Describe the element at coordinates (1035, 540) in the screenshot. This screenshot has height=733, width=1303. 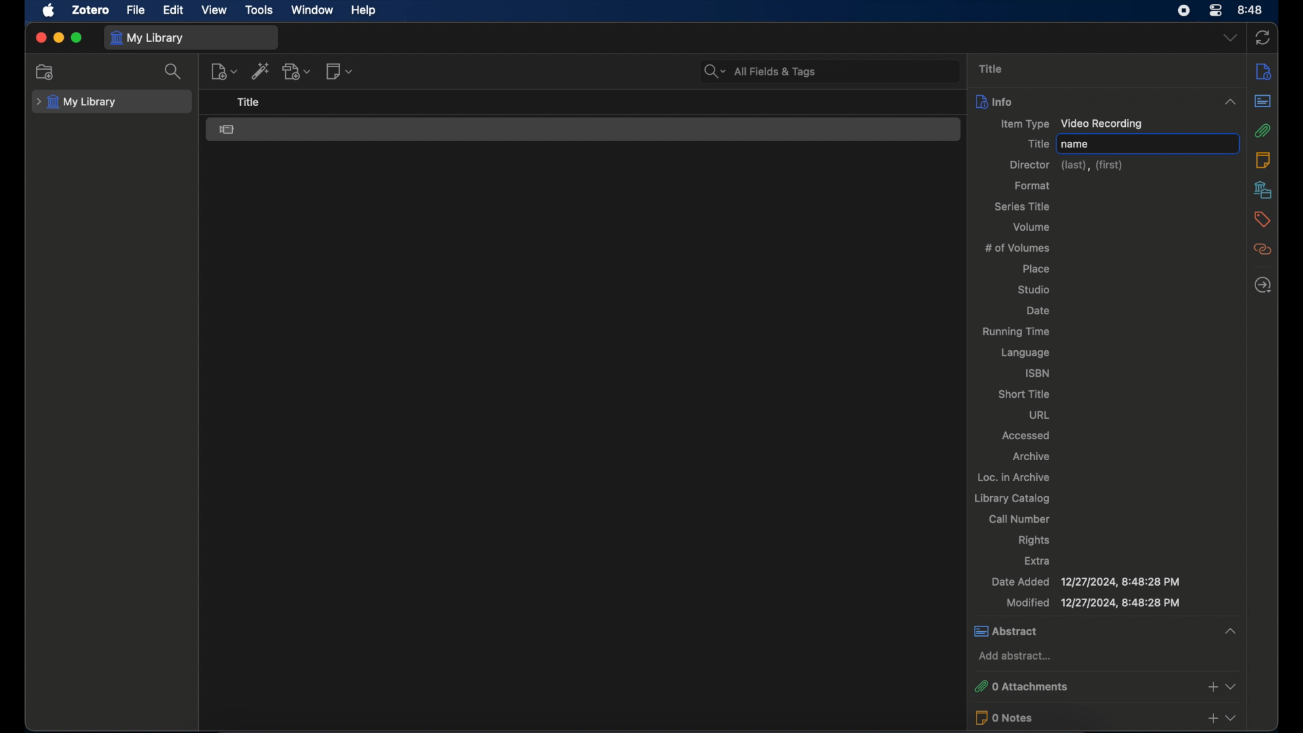
I see `rights` at that location.